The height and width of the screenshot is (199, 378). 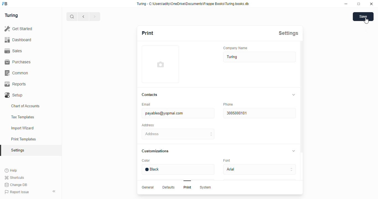 I want to click on Common, so click(x=30, y=72).